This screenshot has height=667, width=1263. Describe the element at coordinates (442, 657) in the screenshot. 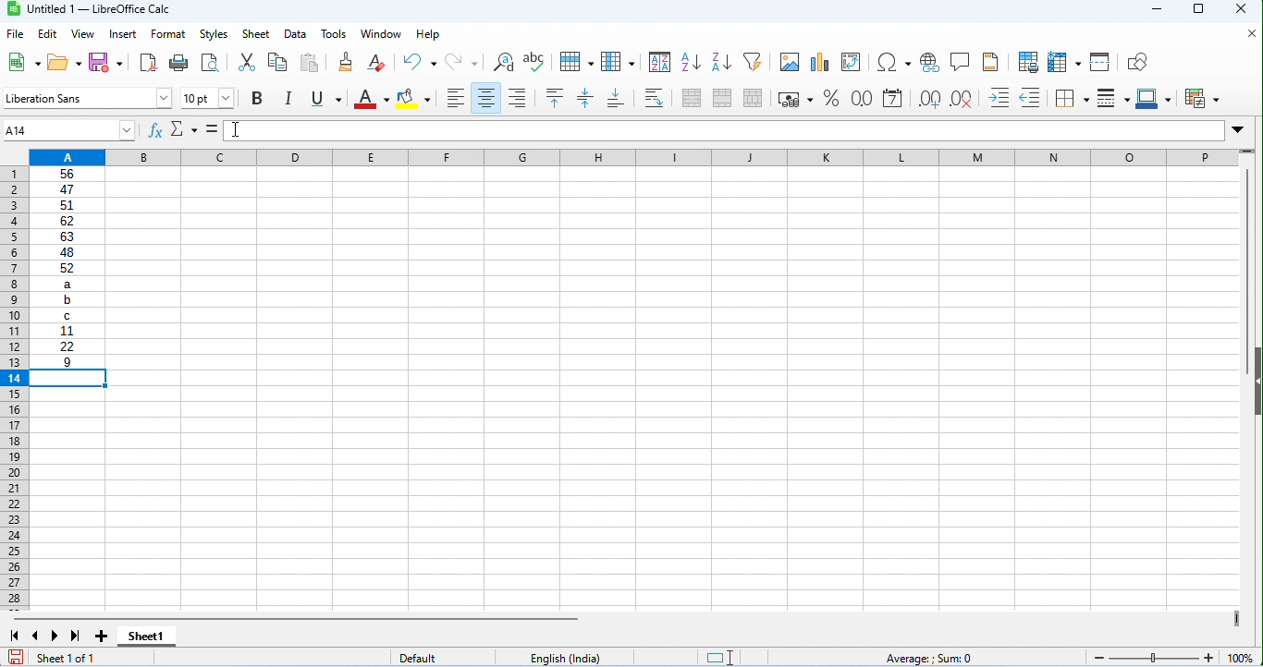

I see `default` at that location.